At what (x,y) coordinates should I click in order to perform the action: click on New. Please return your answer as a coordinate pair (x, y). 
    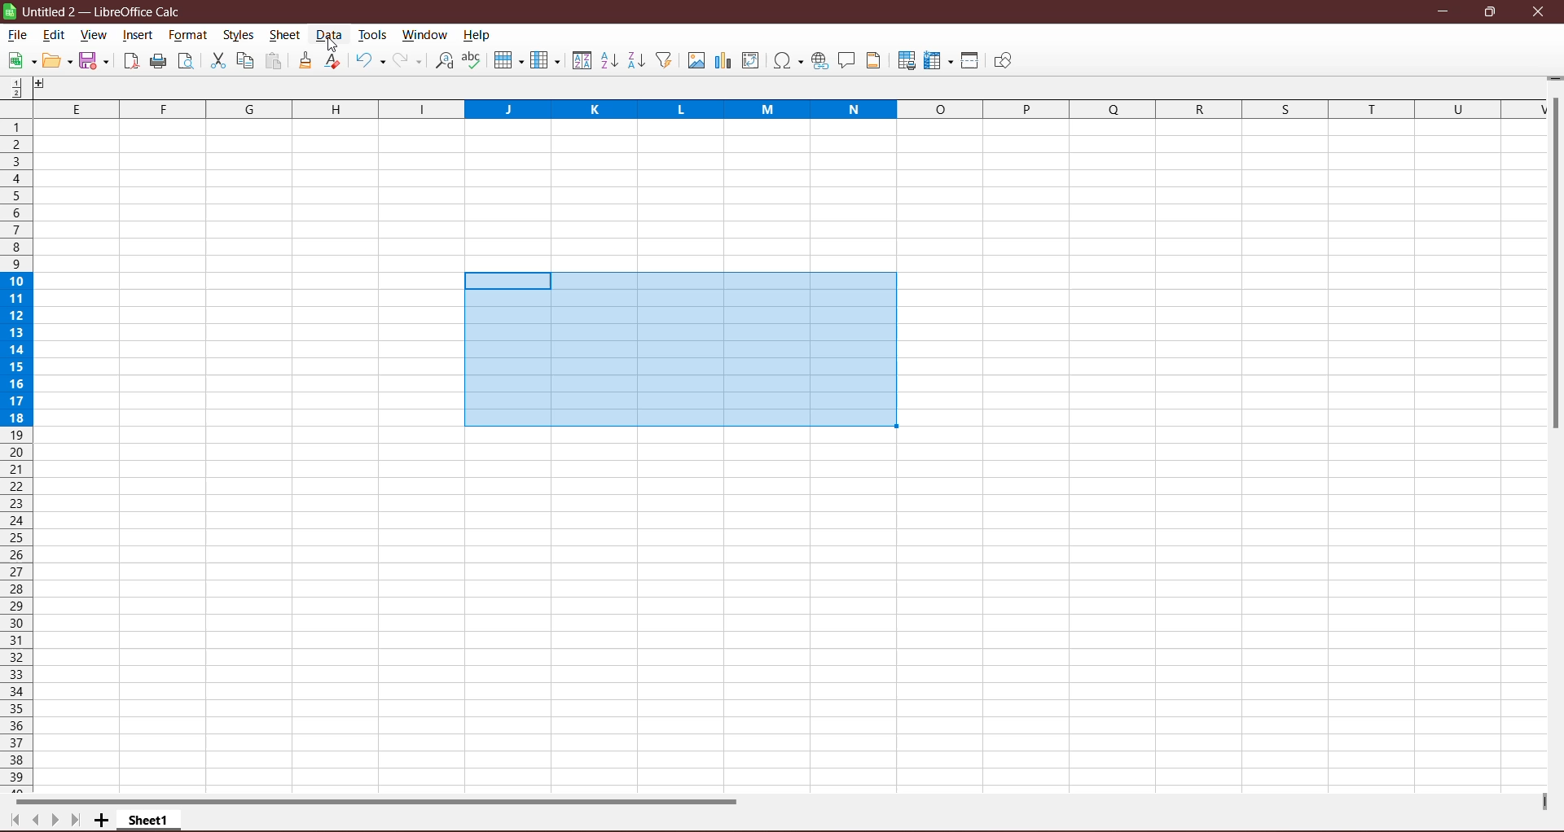
    Looking at the image, I should click on (20, 61).